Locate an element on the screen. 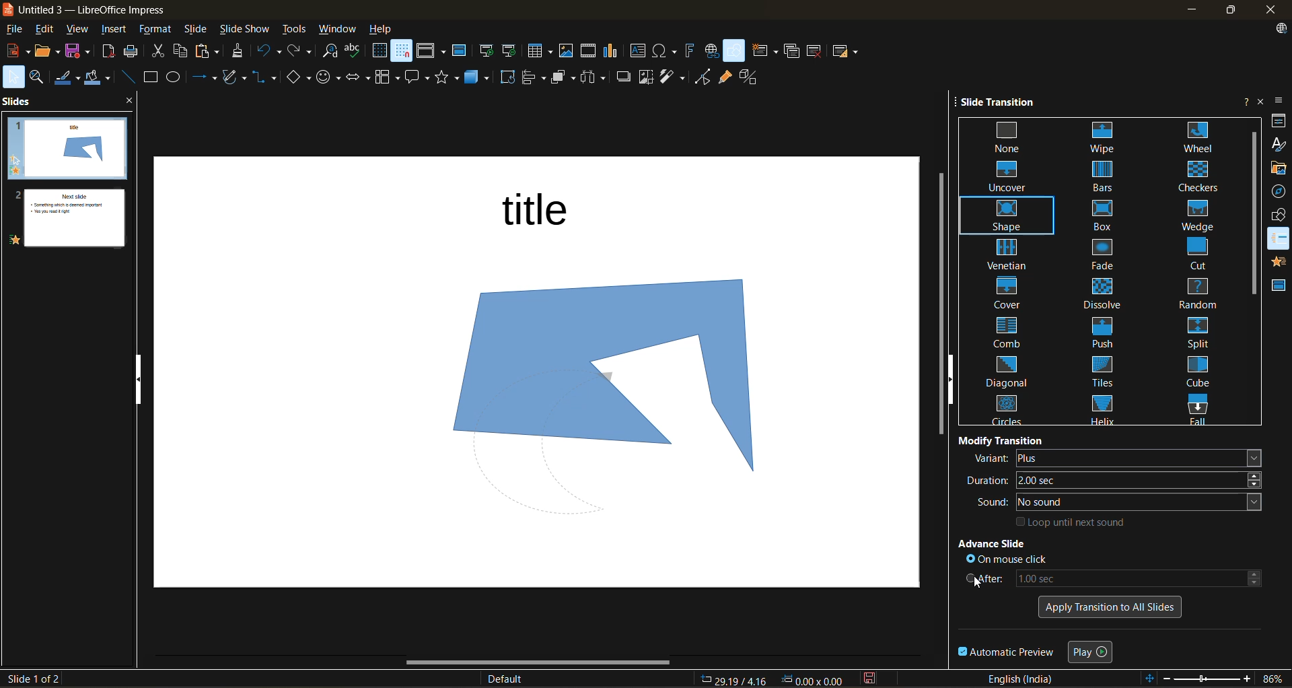 This screenshot has width=1292, height=688. paste is located at coordinates (208, 52).